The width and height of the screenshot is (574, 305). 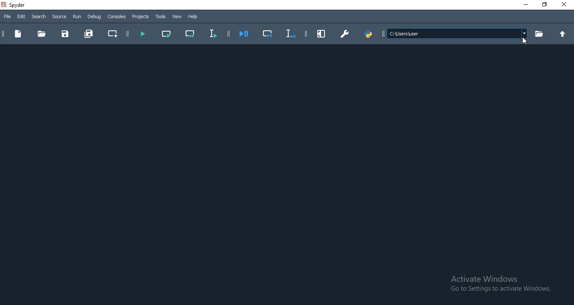 I want to click on save all, so click(x=88, y=32).